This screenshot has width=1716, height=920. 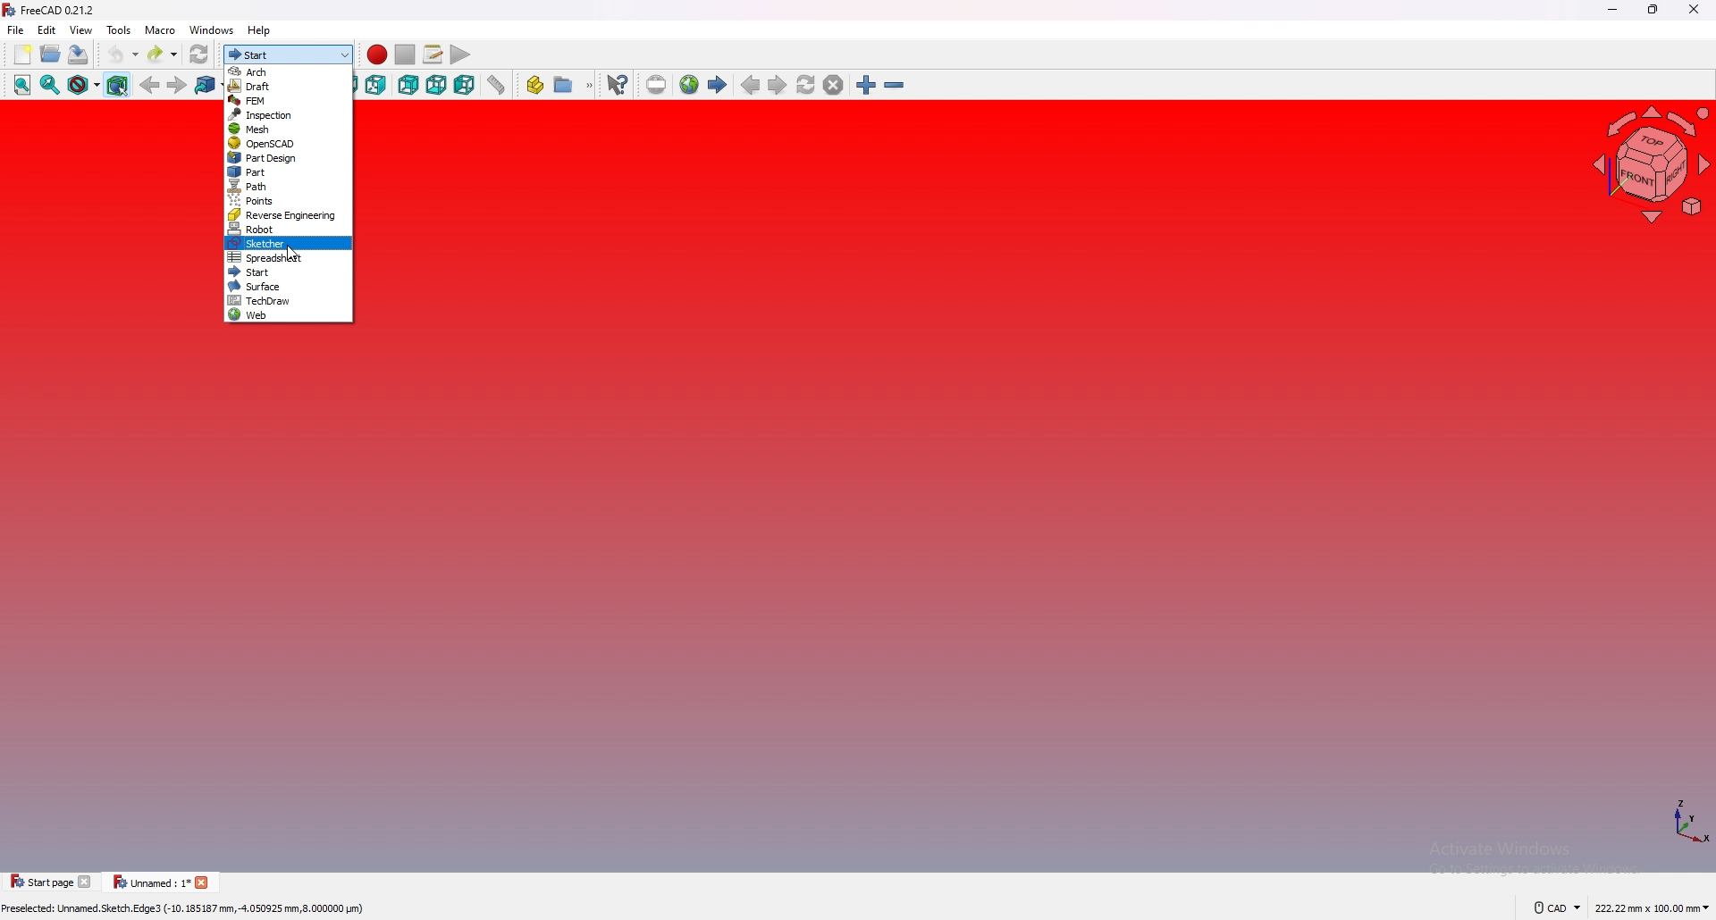 What do you see at coordinates (80, 55) in the screenshot?
I see `save` at bounding box center [80, 55].